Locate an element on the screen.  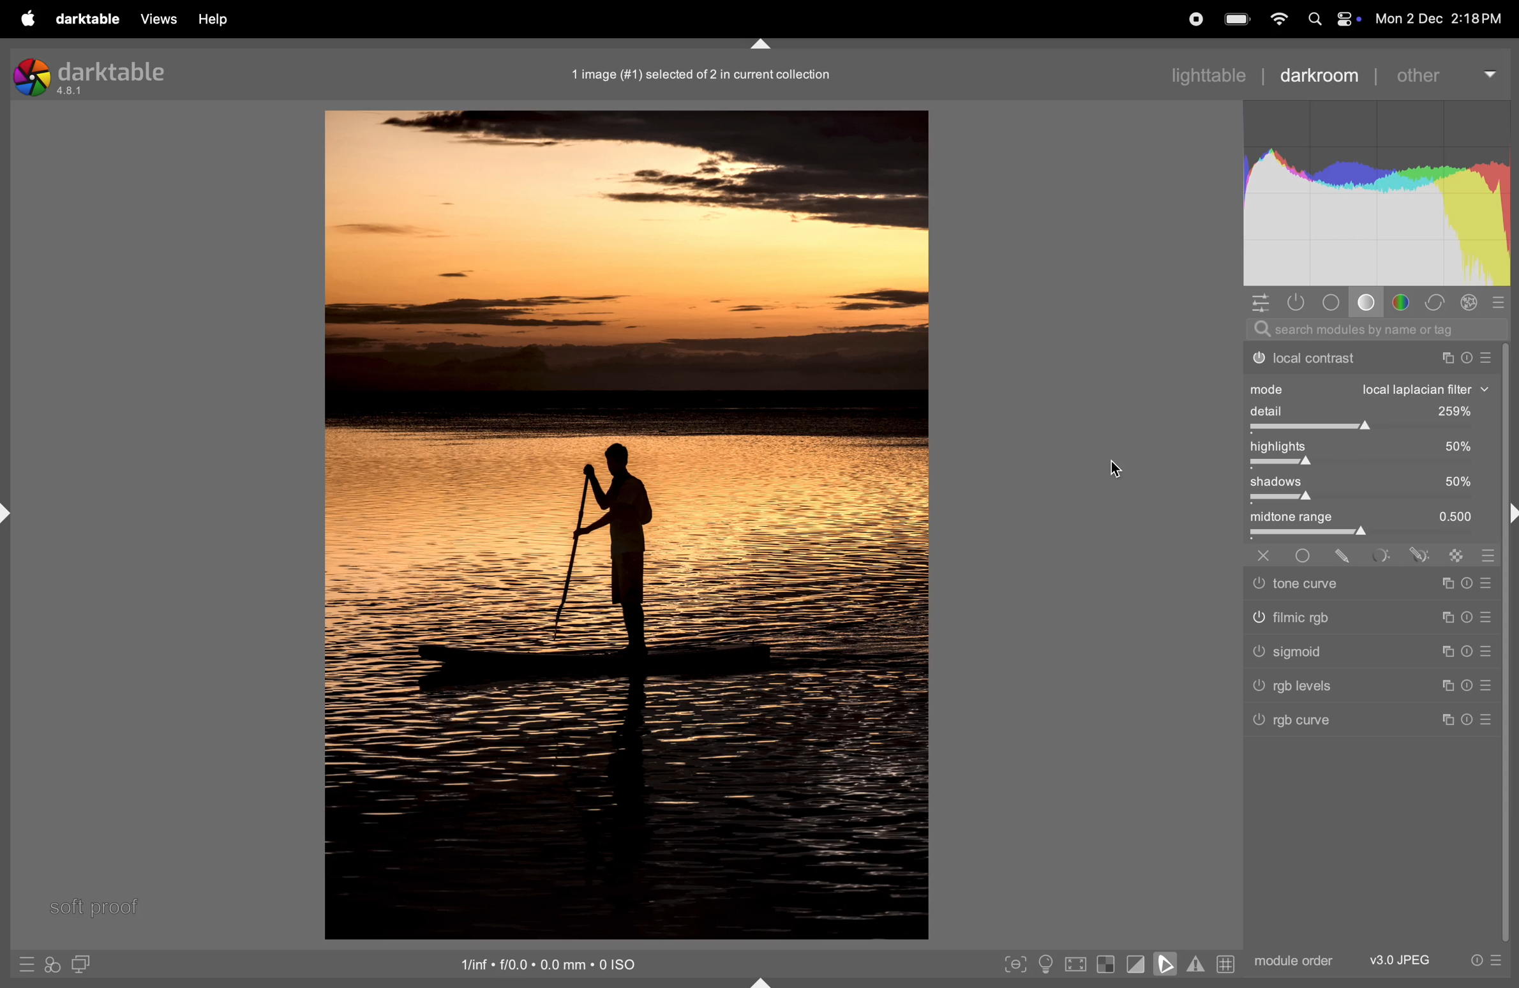
sign is located at coordinates (1451, 616).